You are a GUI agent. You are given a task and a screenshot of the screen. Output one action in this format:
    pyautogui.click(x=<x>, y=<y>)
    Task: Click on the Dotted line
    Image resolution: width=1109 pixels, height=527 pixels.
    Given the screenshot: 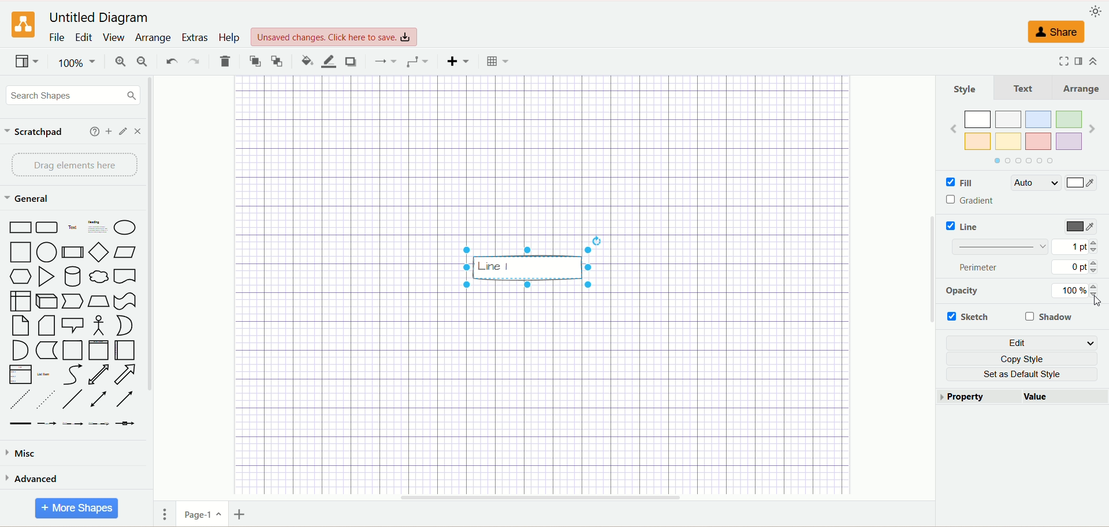 What is the action you would take?
    pyautogui.click(x=44, y=400)
    